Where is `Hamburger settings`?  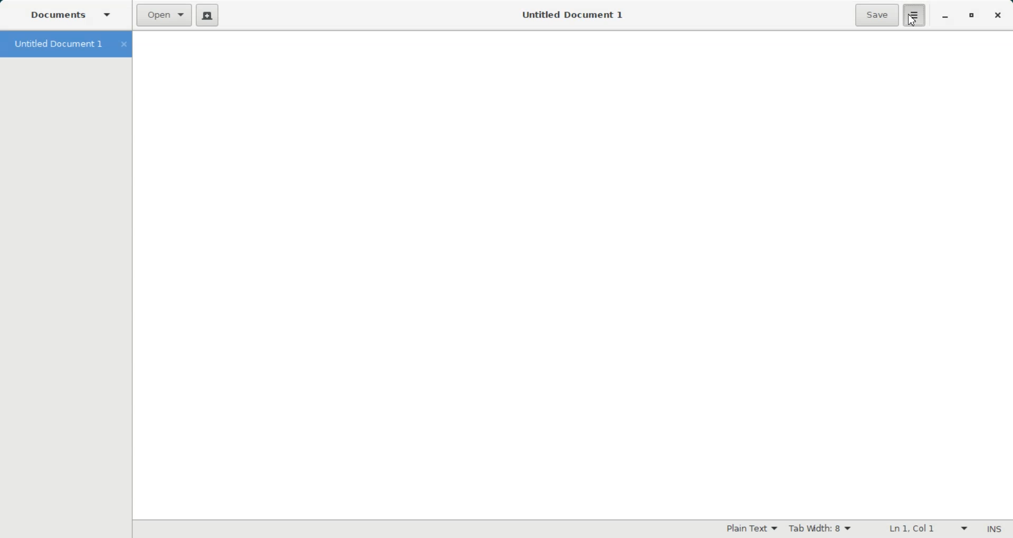 Hamburger settings is located at coordinates (915, 15).